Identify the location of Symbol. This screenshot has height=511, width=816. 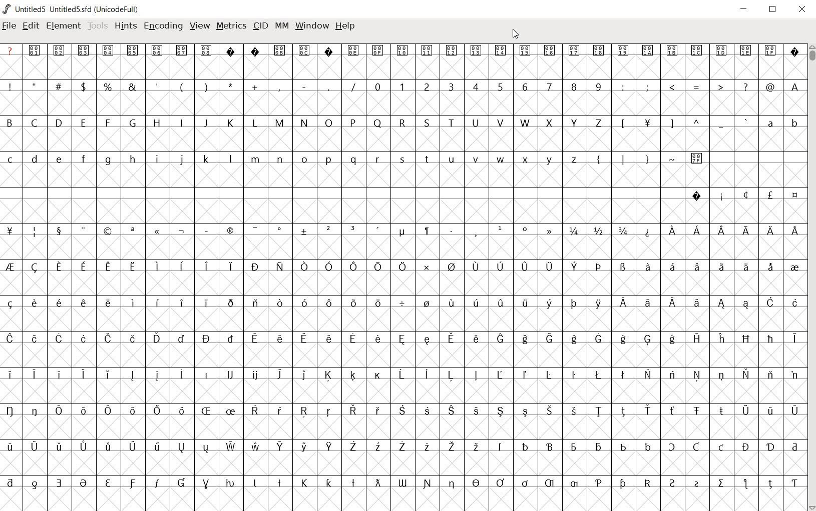
(377, 302).